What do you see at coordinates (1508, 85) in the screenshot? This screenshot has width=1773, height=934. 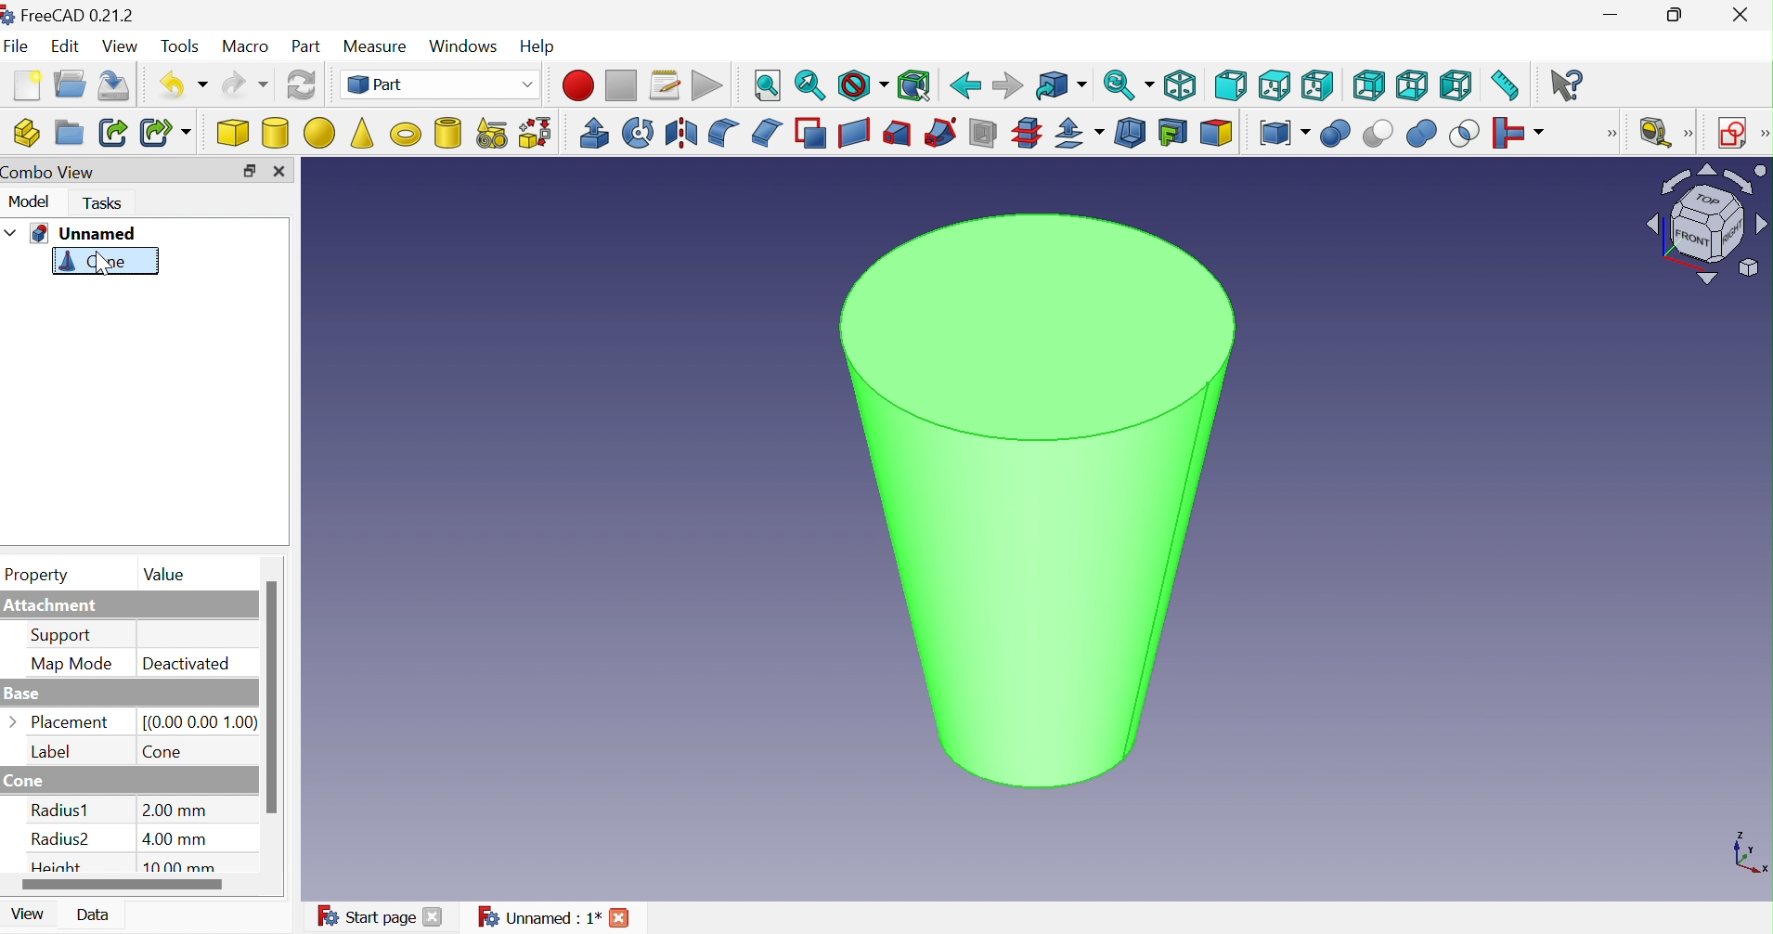 I see `Measure distance` at bounding box center [1508, 85].